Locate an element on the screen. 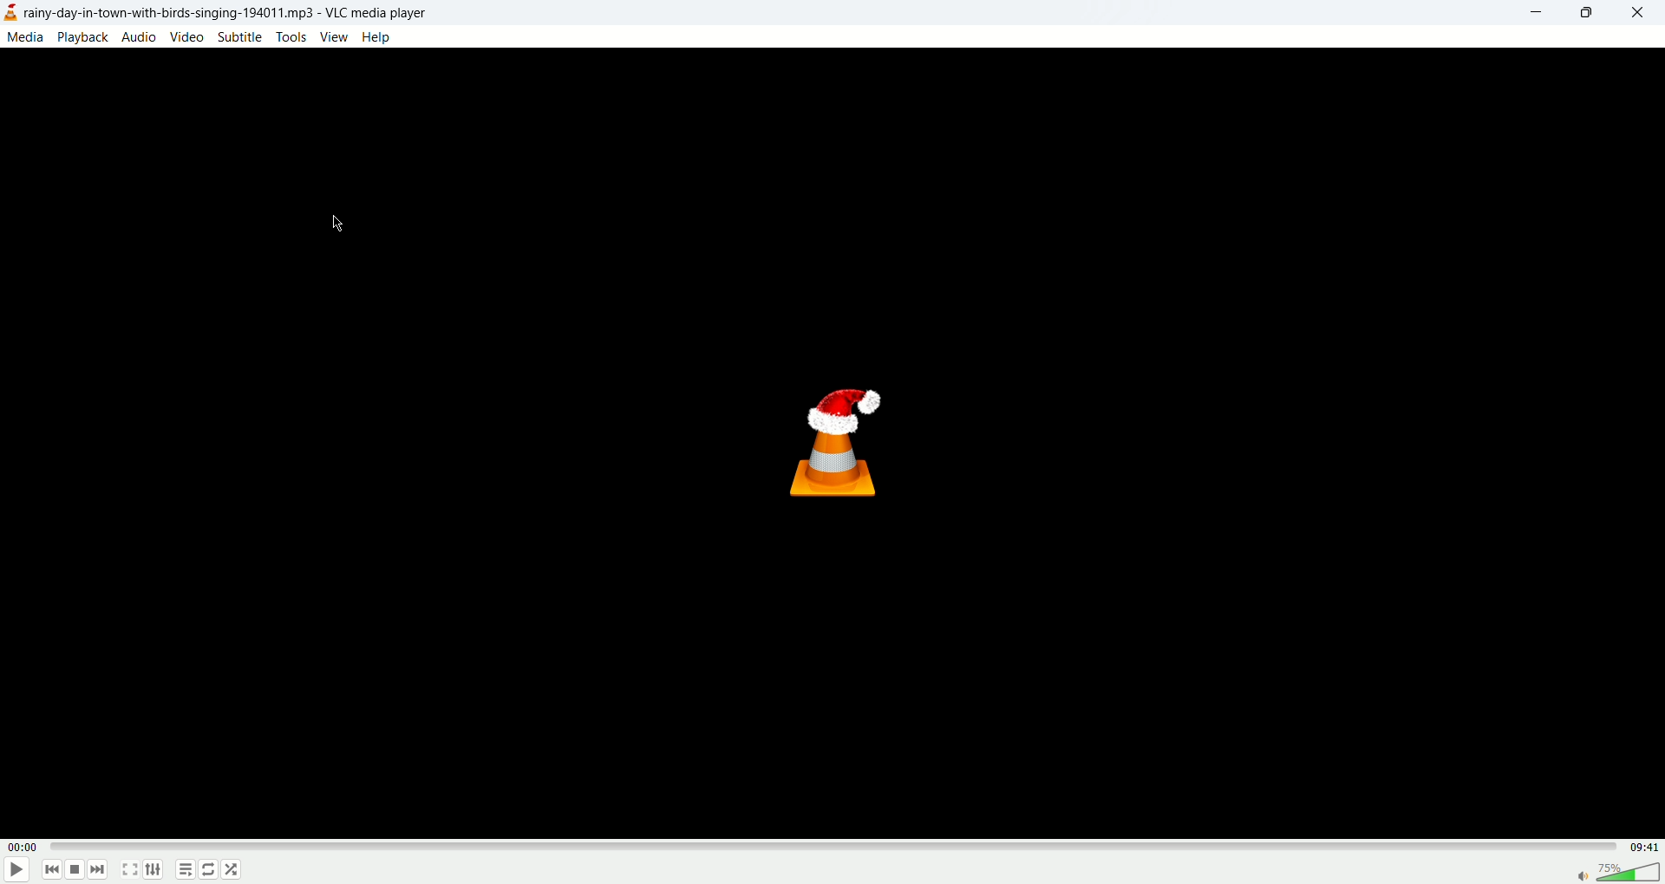 The height and width of the screenshot is (884, 1665). extended settings is located at coordinates (156, 870).